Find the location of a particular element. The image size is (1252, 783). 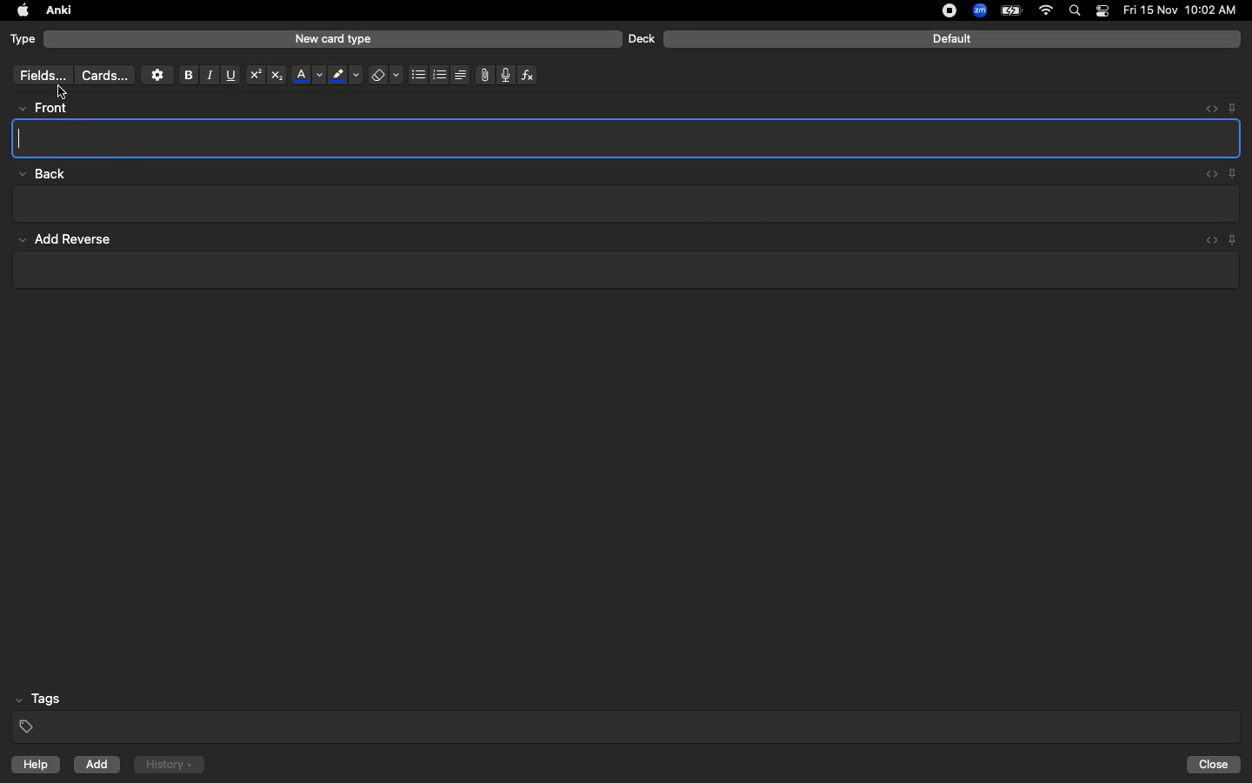

Superscript is located at coordinates (254, 76).